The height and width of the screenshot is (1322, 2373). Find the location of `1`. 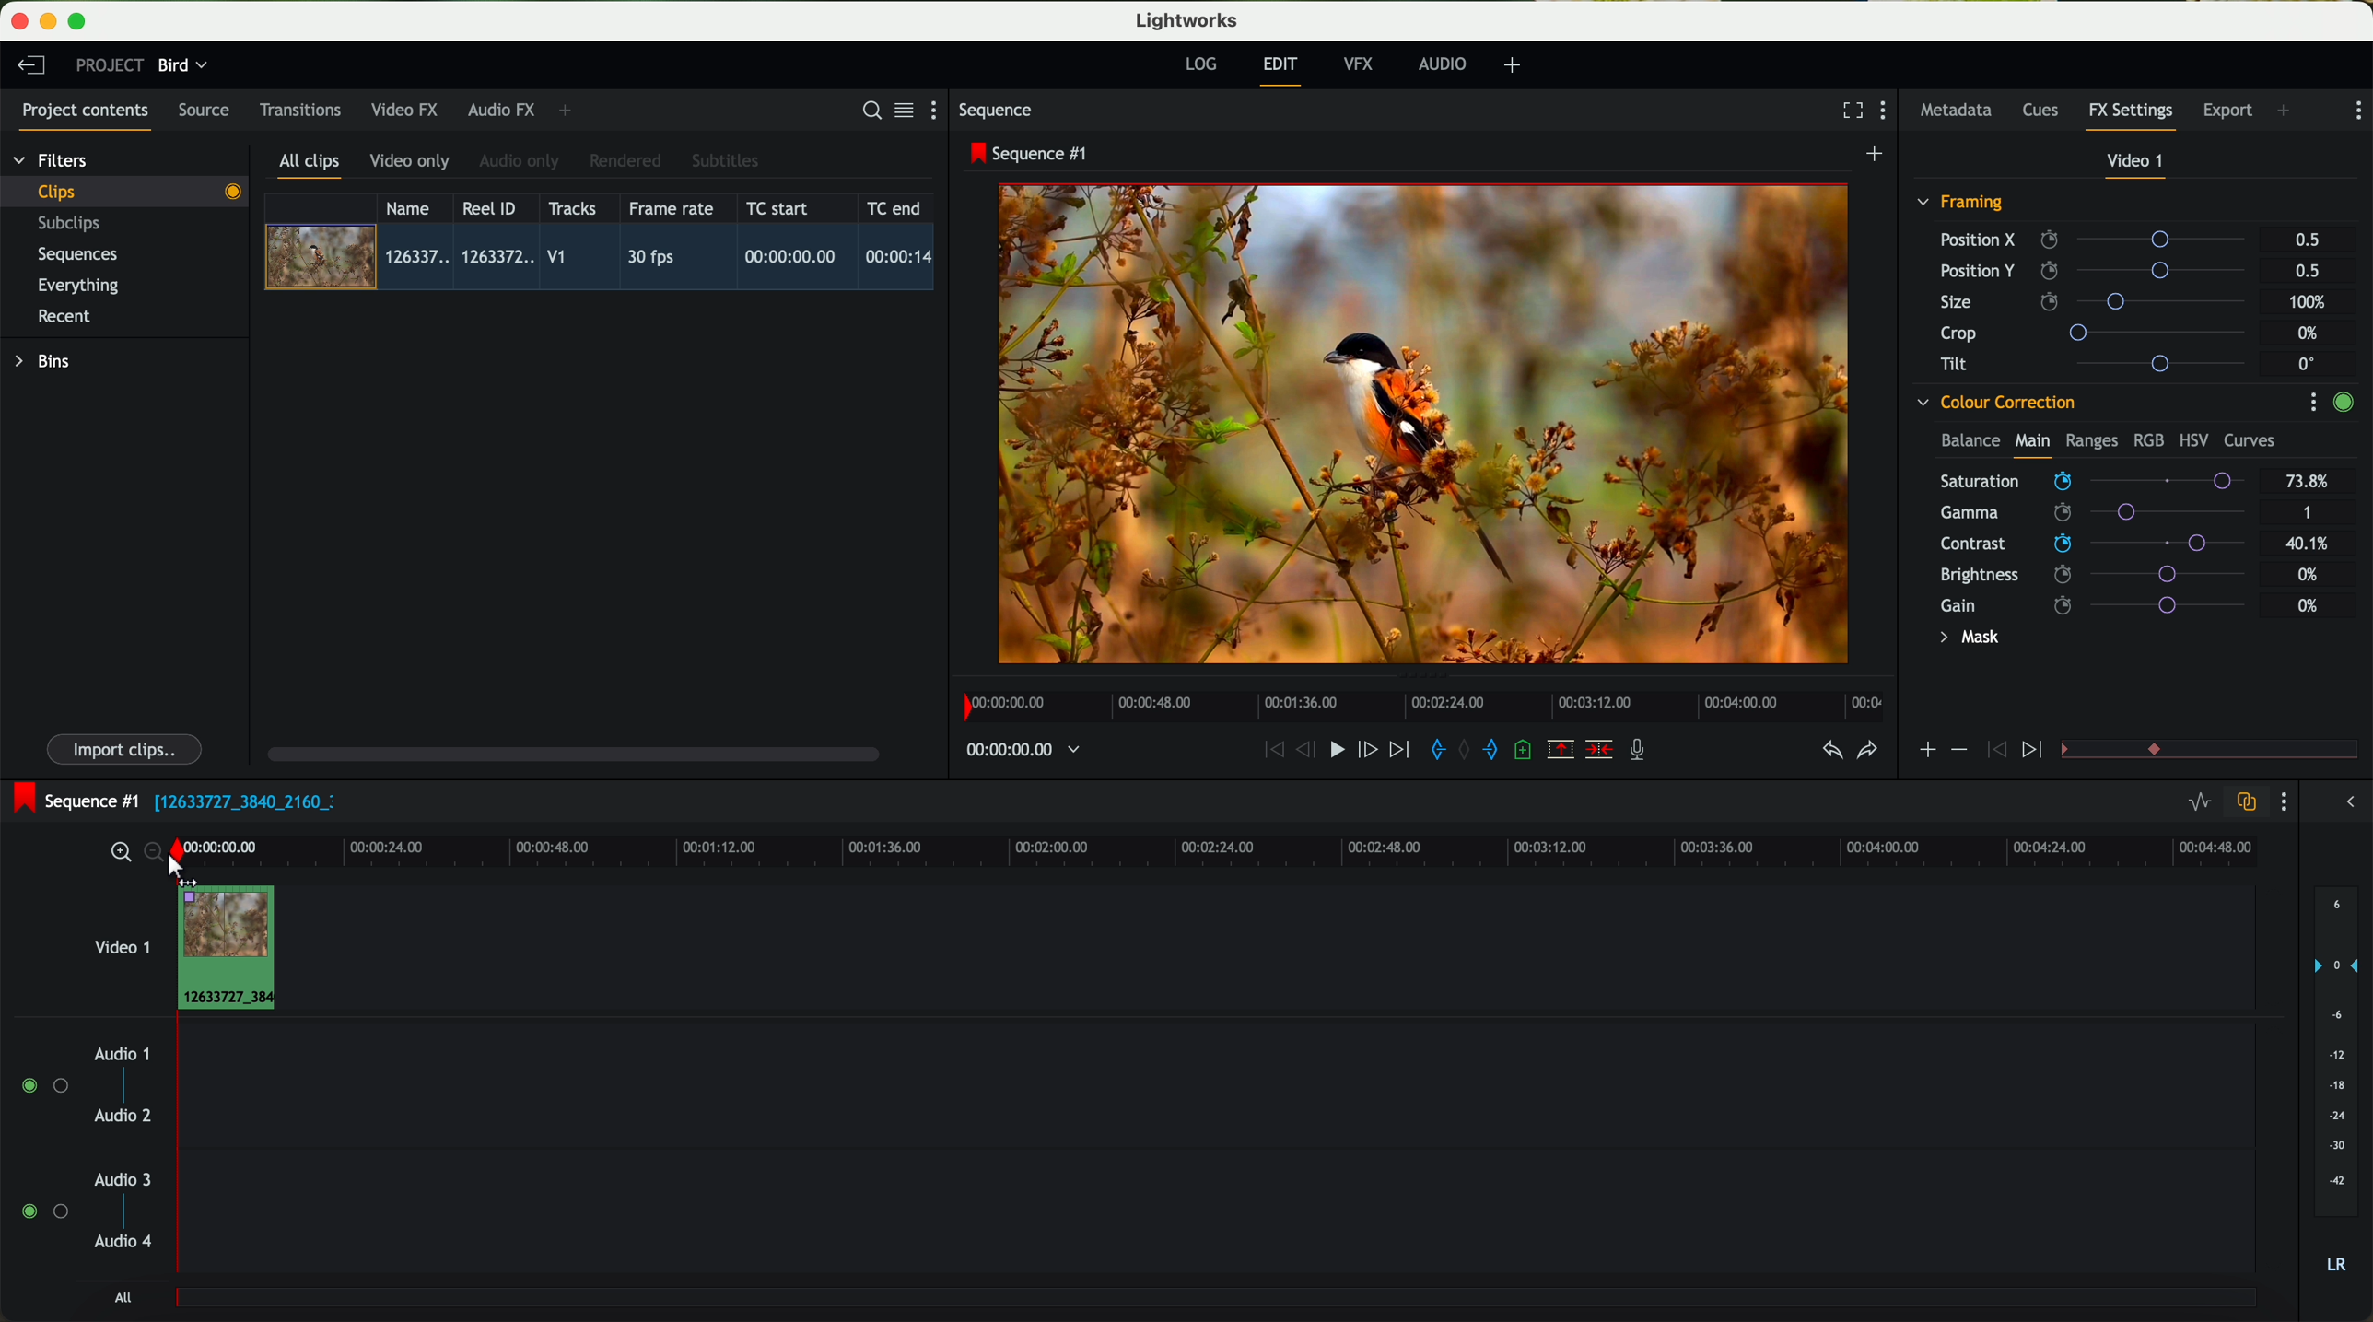

1 is located at coordinates (2309, 514).